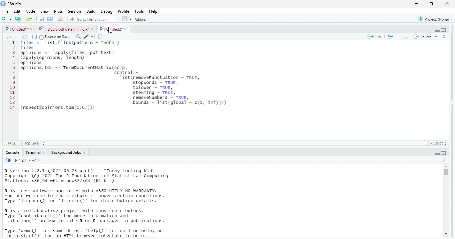 Image resolution: width=455 pixels, height=239 pixels. I want to click on close, so click(125, 29).